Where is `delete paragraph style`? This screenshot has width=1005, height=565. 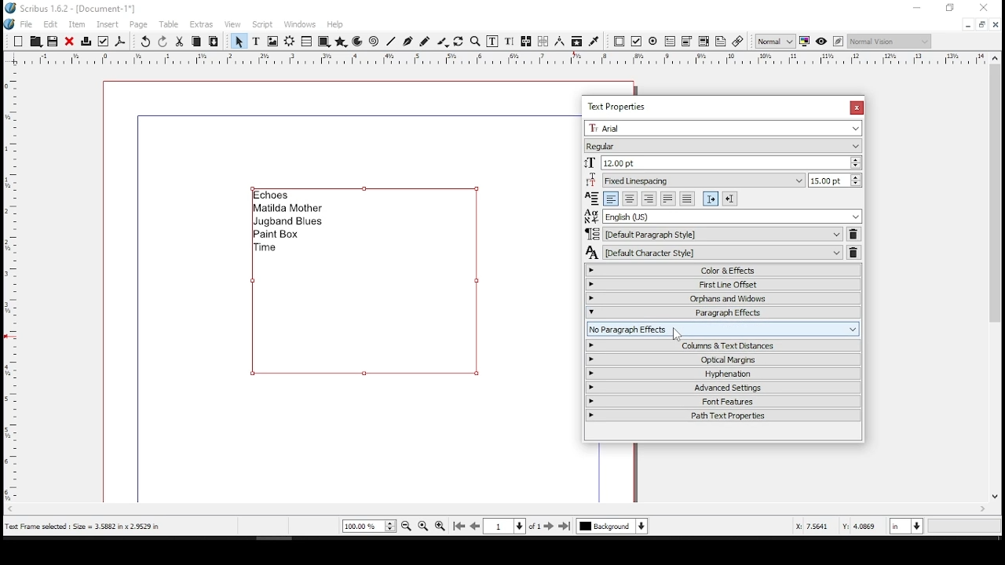 delete paragraph style is located at coordinates (854, 234).